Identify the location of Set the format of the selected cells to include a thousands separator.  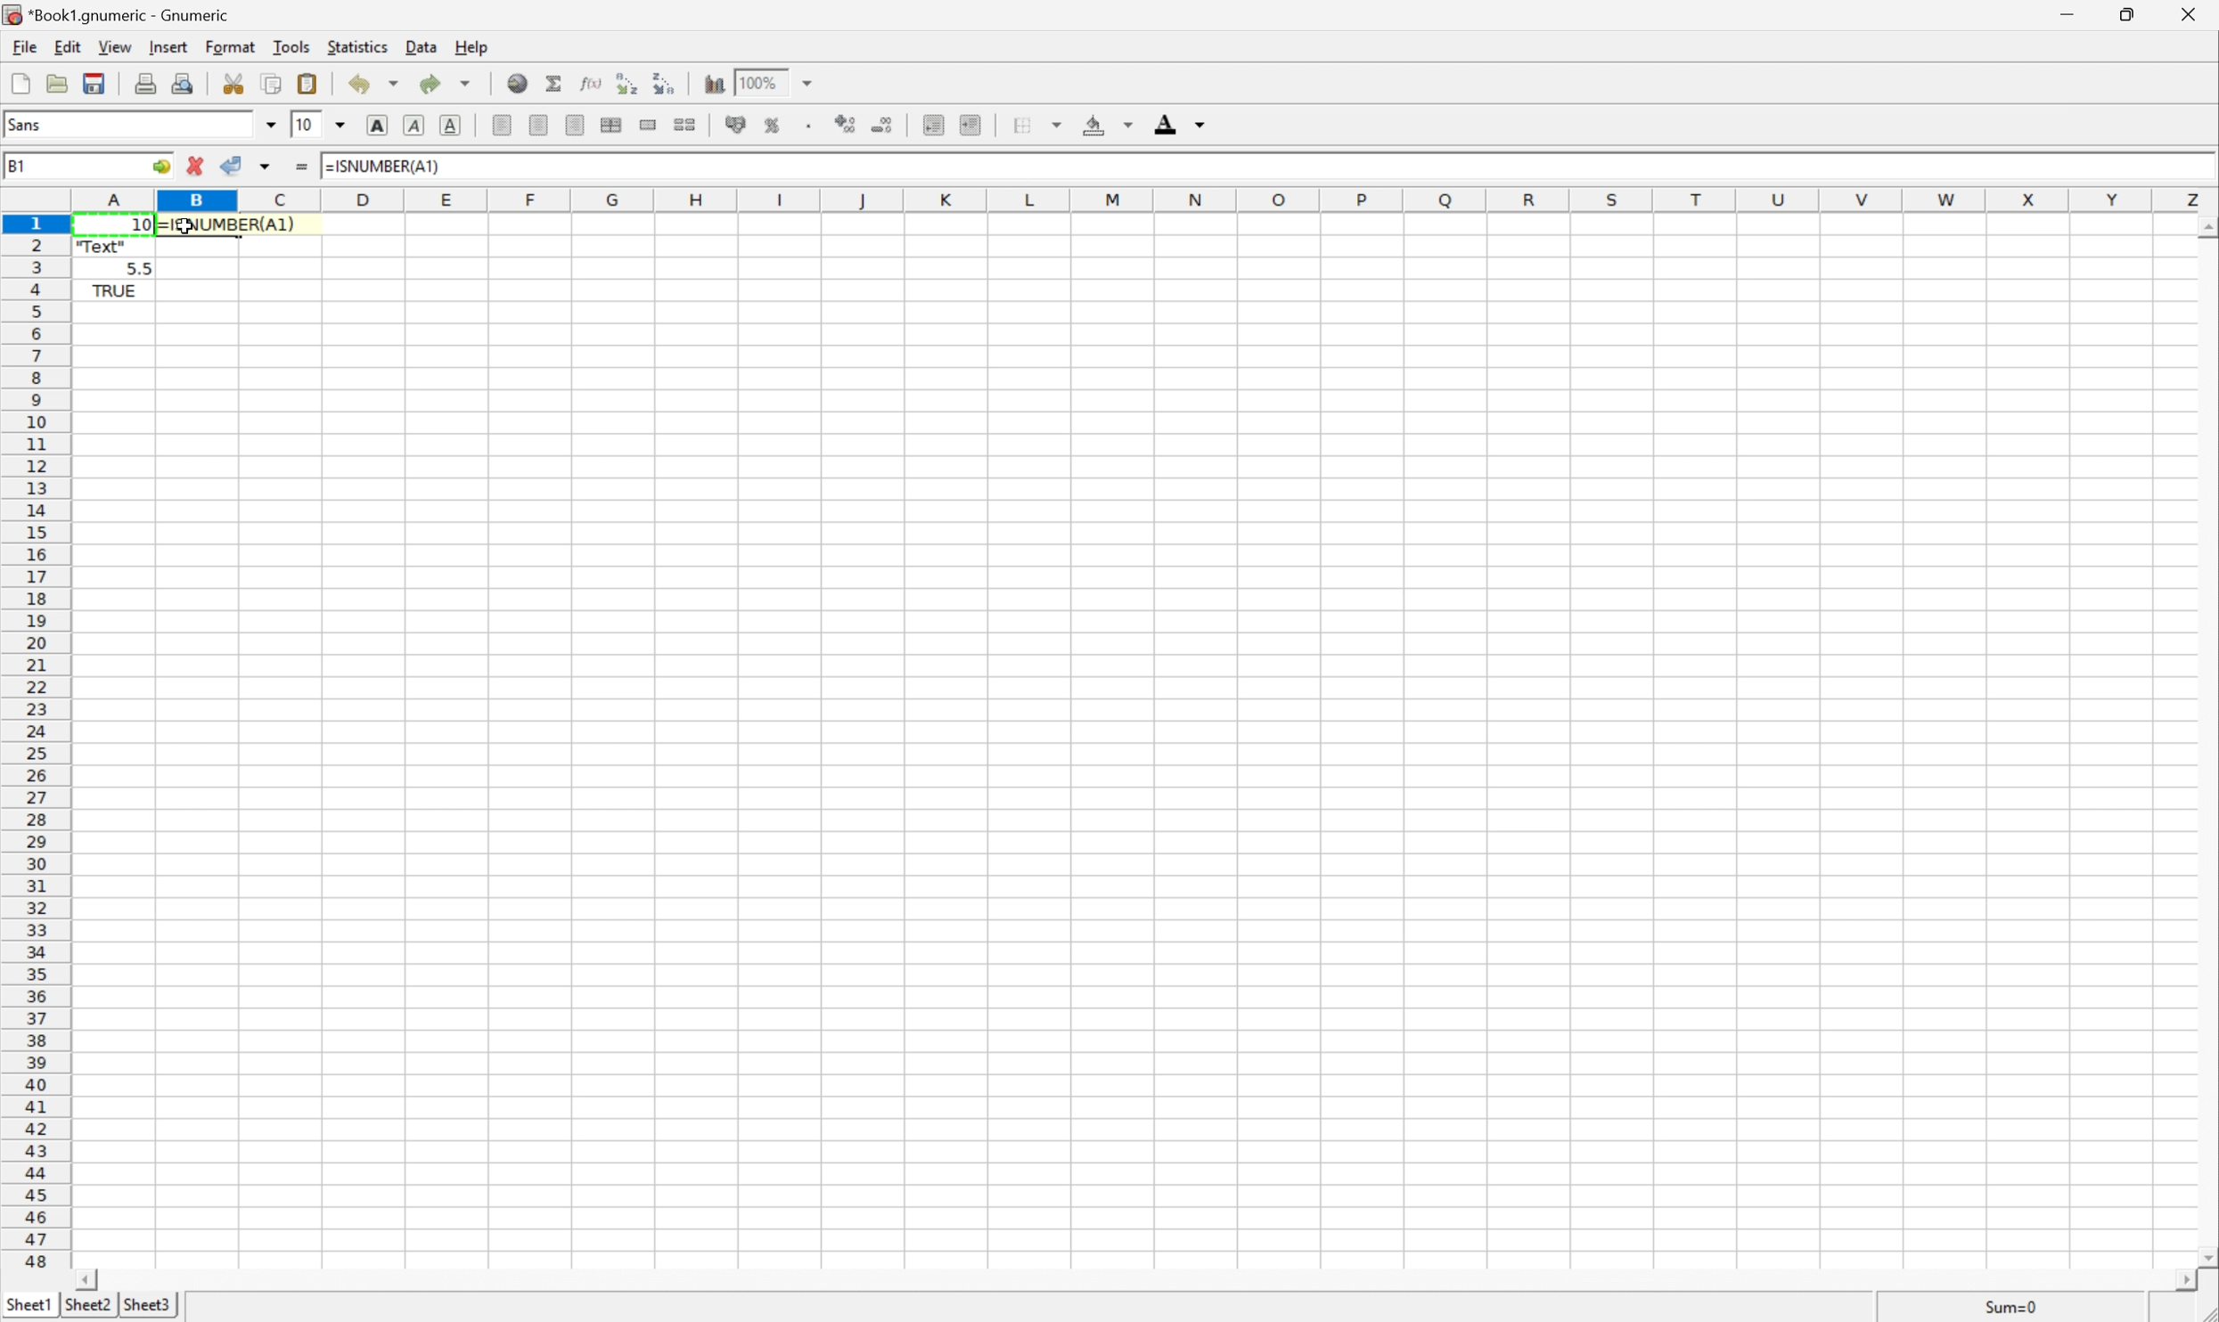
(808, 126).